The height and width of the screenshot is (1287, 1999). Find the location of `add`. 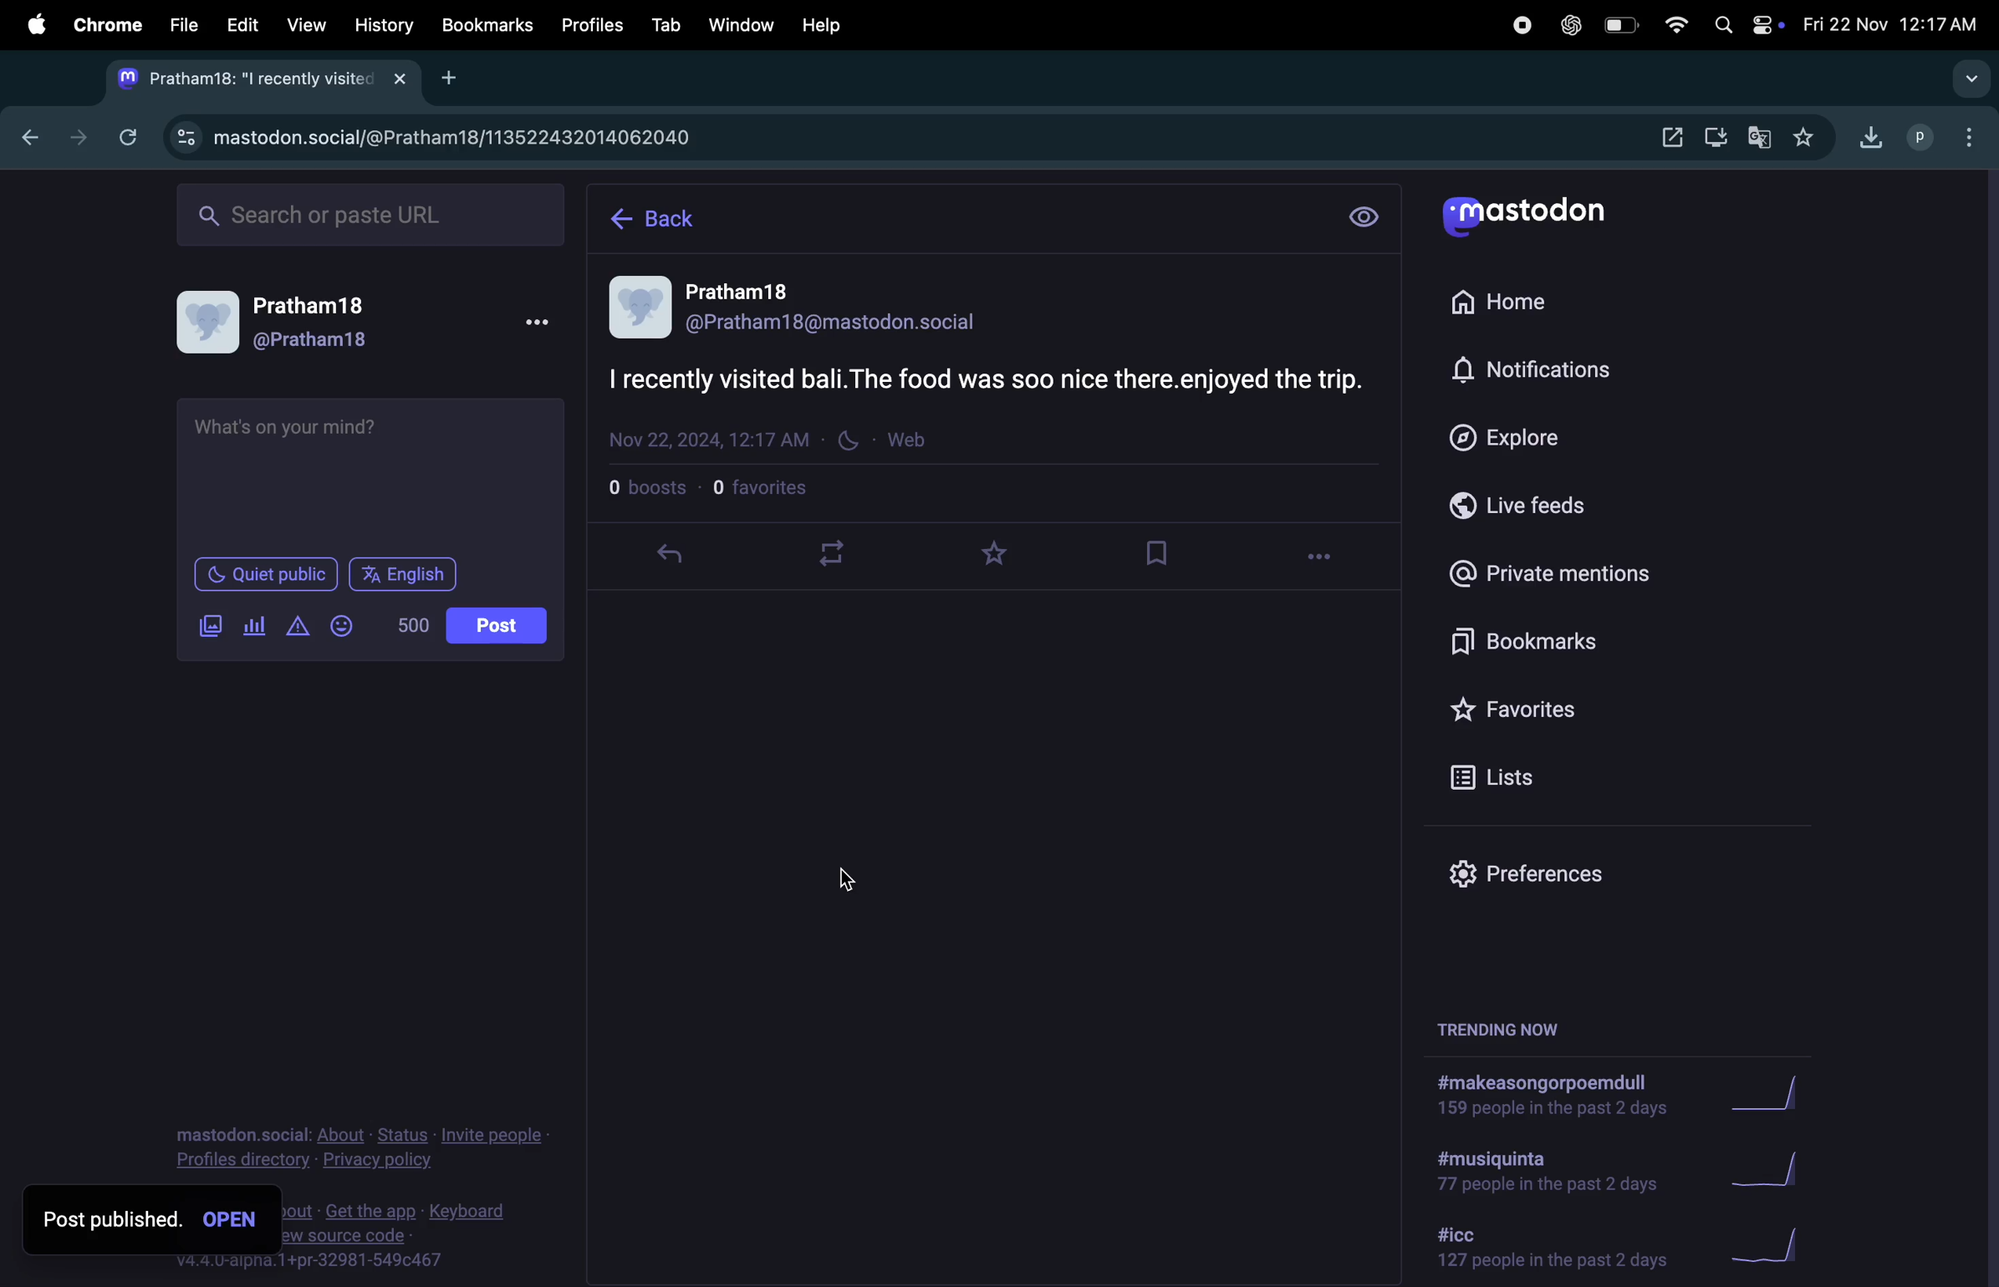

add is located at coordinates (449, 79).